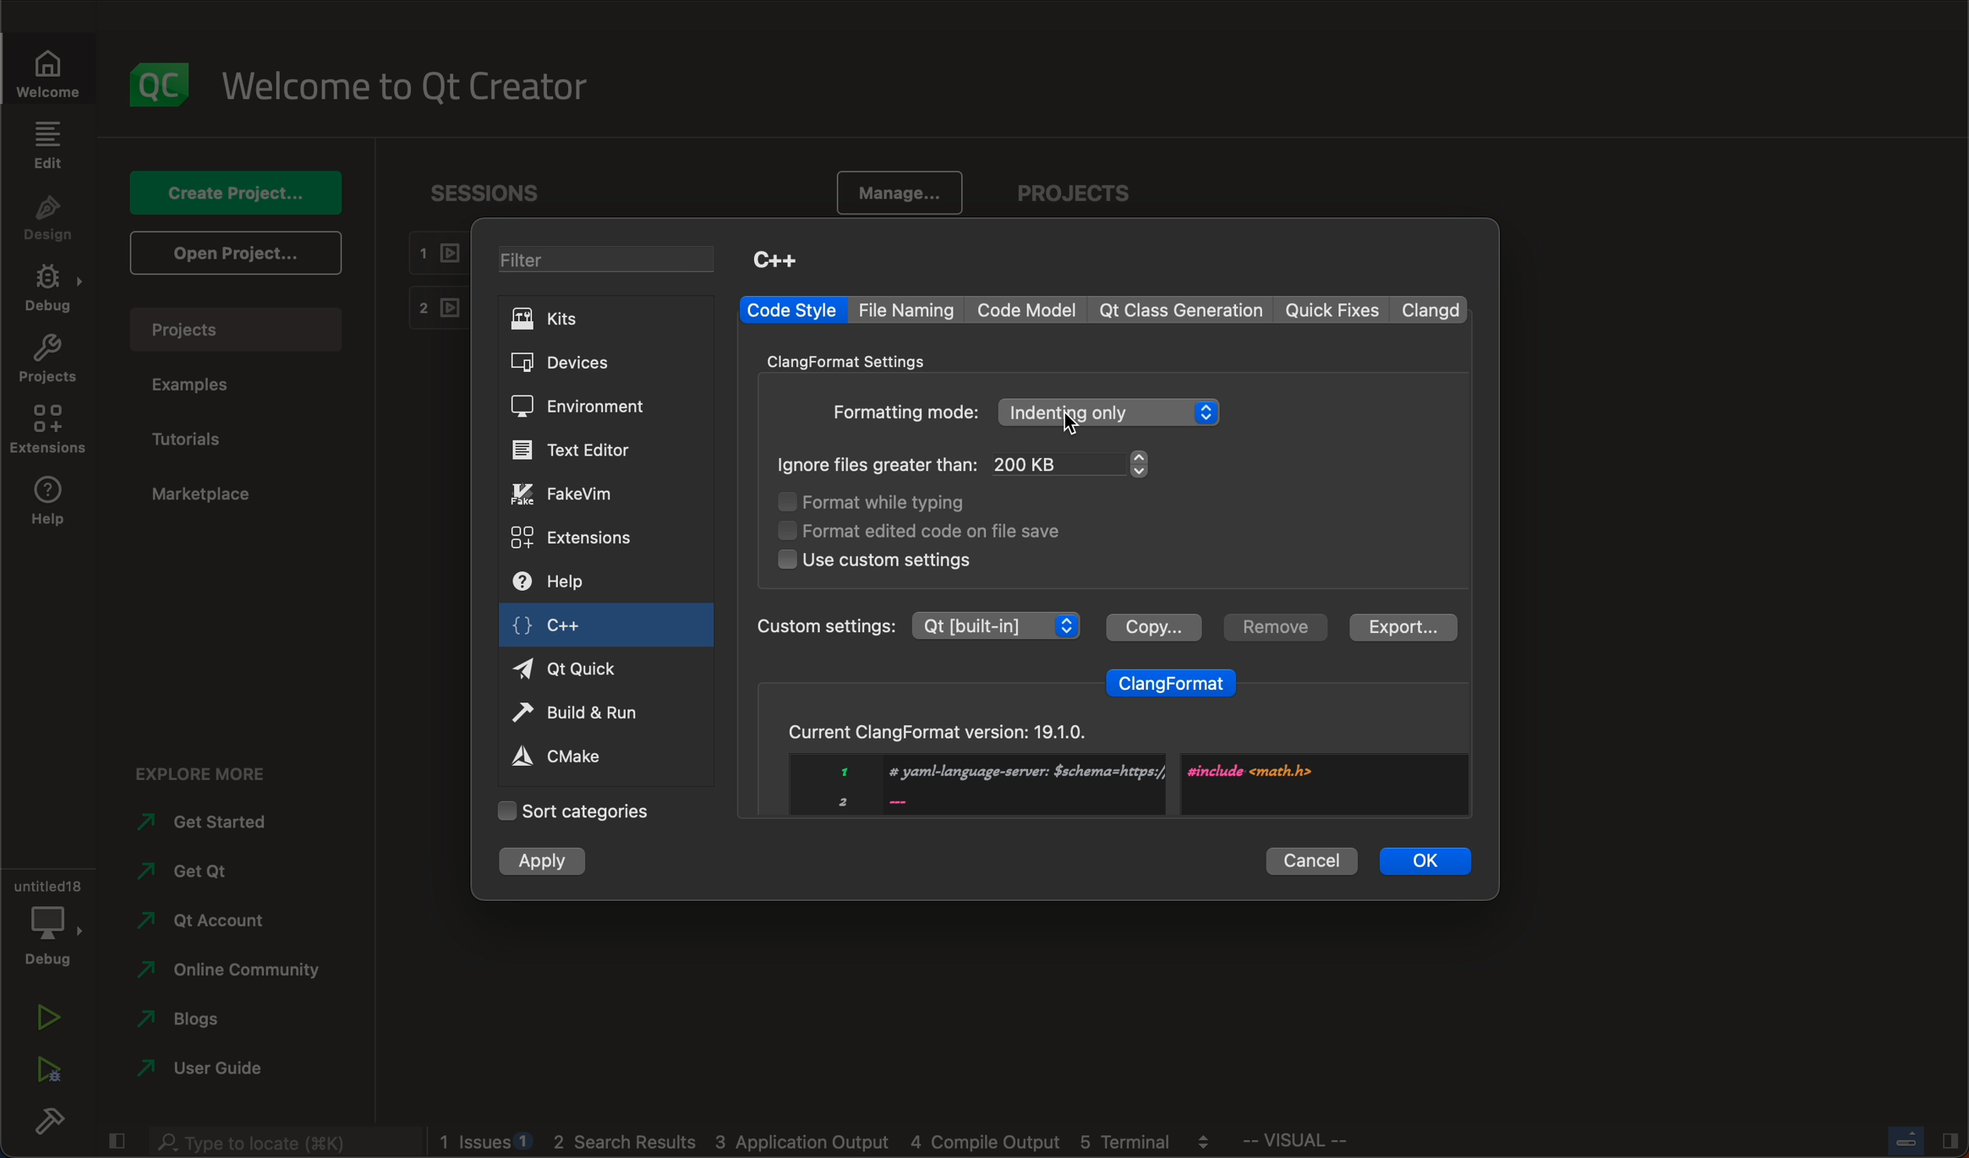 The height and width of the screenshot is (1158, 1969). What do you see at coordinates (583, 667) in the screenshot?
I see `qt` at bounding box center [583, 667].